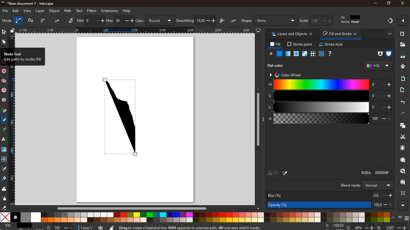 This screenshot has width=410, height=230. What do you see at coordinates (234, 21) in the screenshot?
I see `lpe` at bounding box center [234, 21].